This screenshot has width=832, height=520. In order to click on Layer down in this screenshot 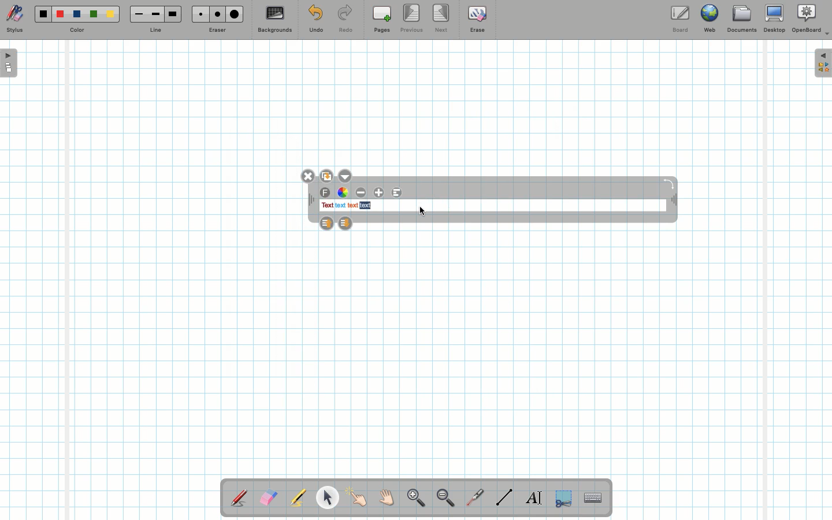, I will do `click(346, 223)`.